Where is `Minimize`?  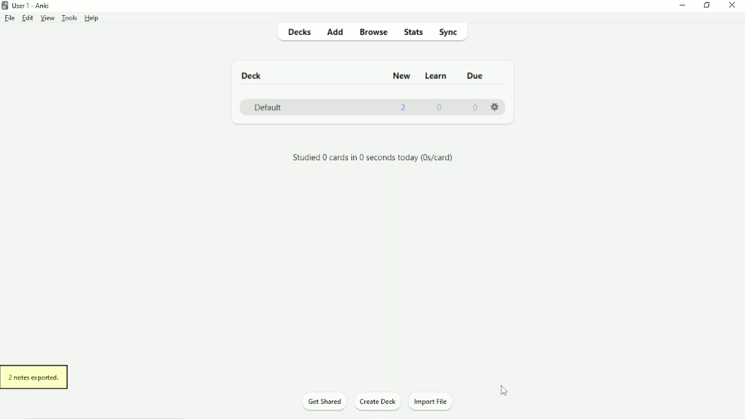 Minimize is located at coordinates (681, 5).